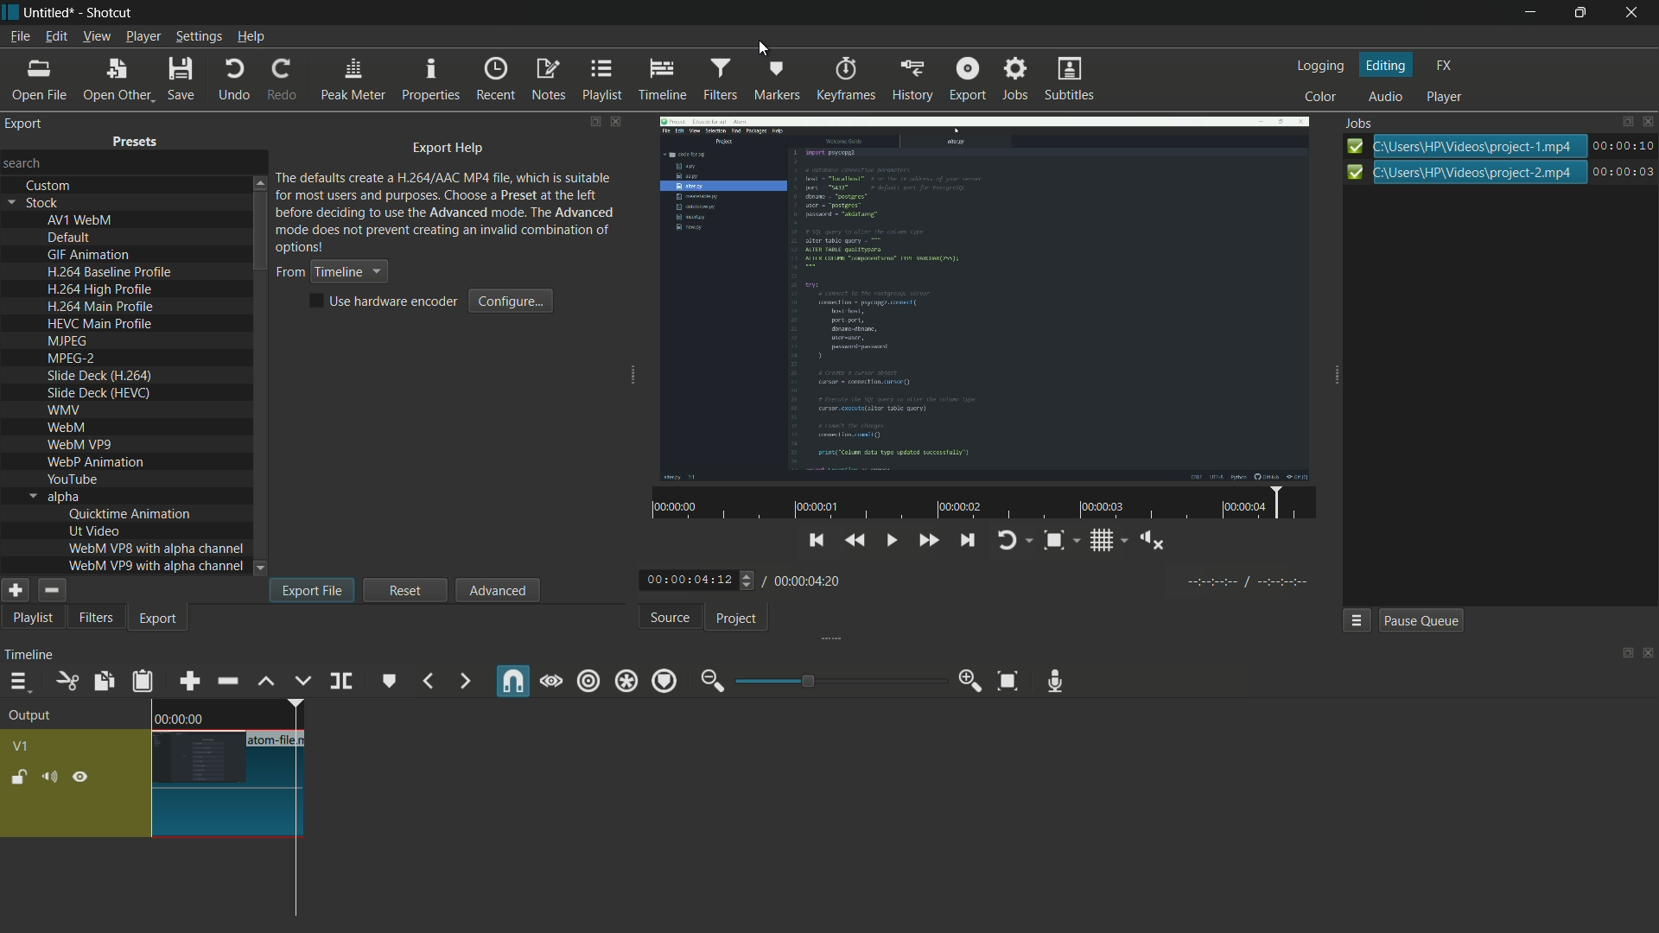  Describe the element at coordinates (63, 411) in the screenshot. I see `wmv` at that location.